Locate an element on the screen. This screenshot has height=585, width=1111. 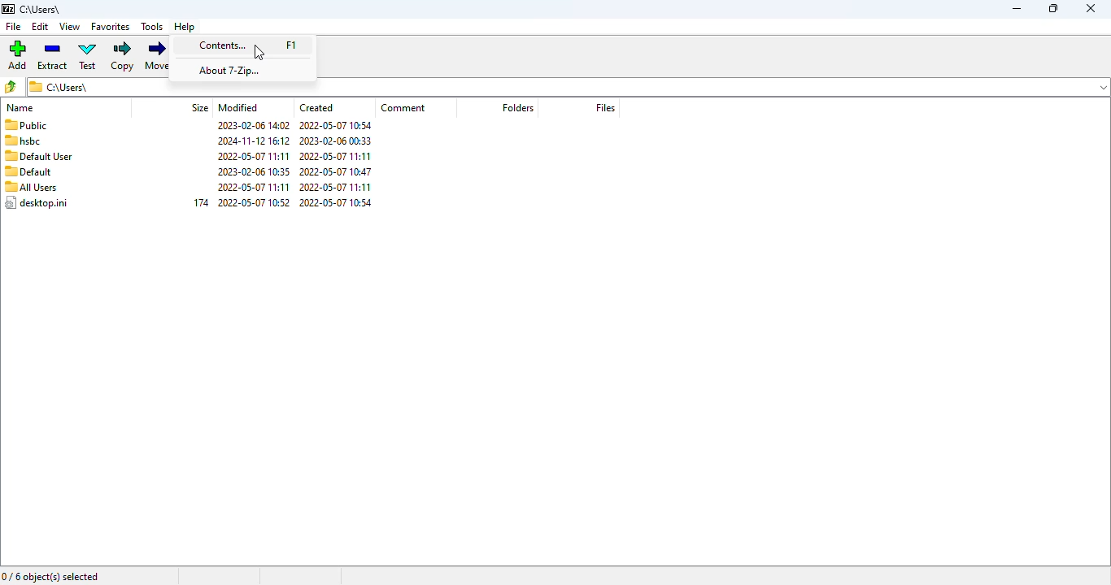
favorites is located at coordinates (111, 27).